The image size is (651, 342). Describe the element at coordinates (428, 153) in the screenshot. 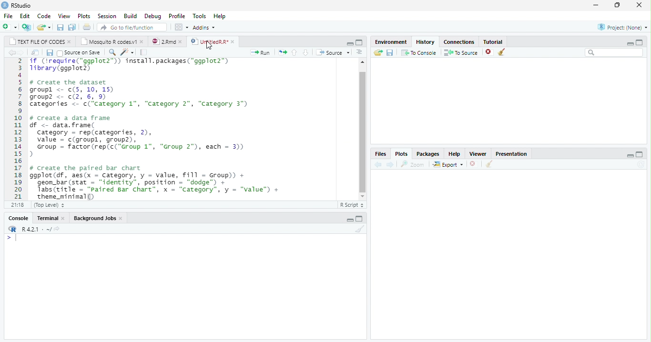

I see `packages` at that location.